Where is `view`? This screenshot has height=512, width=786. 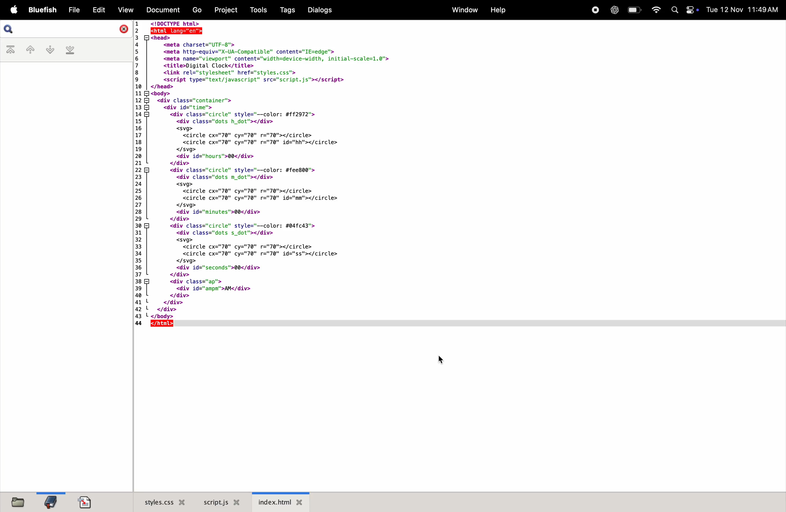
view is located at coordinates (124, 10).